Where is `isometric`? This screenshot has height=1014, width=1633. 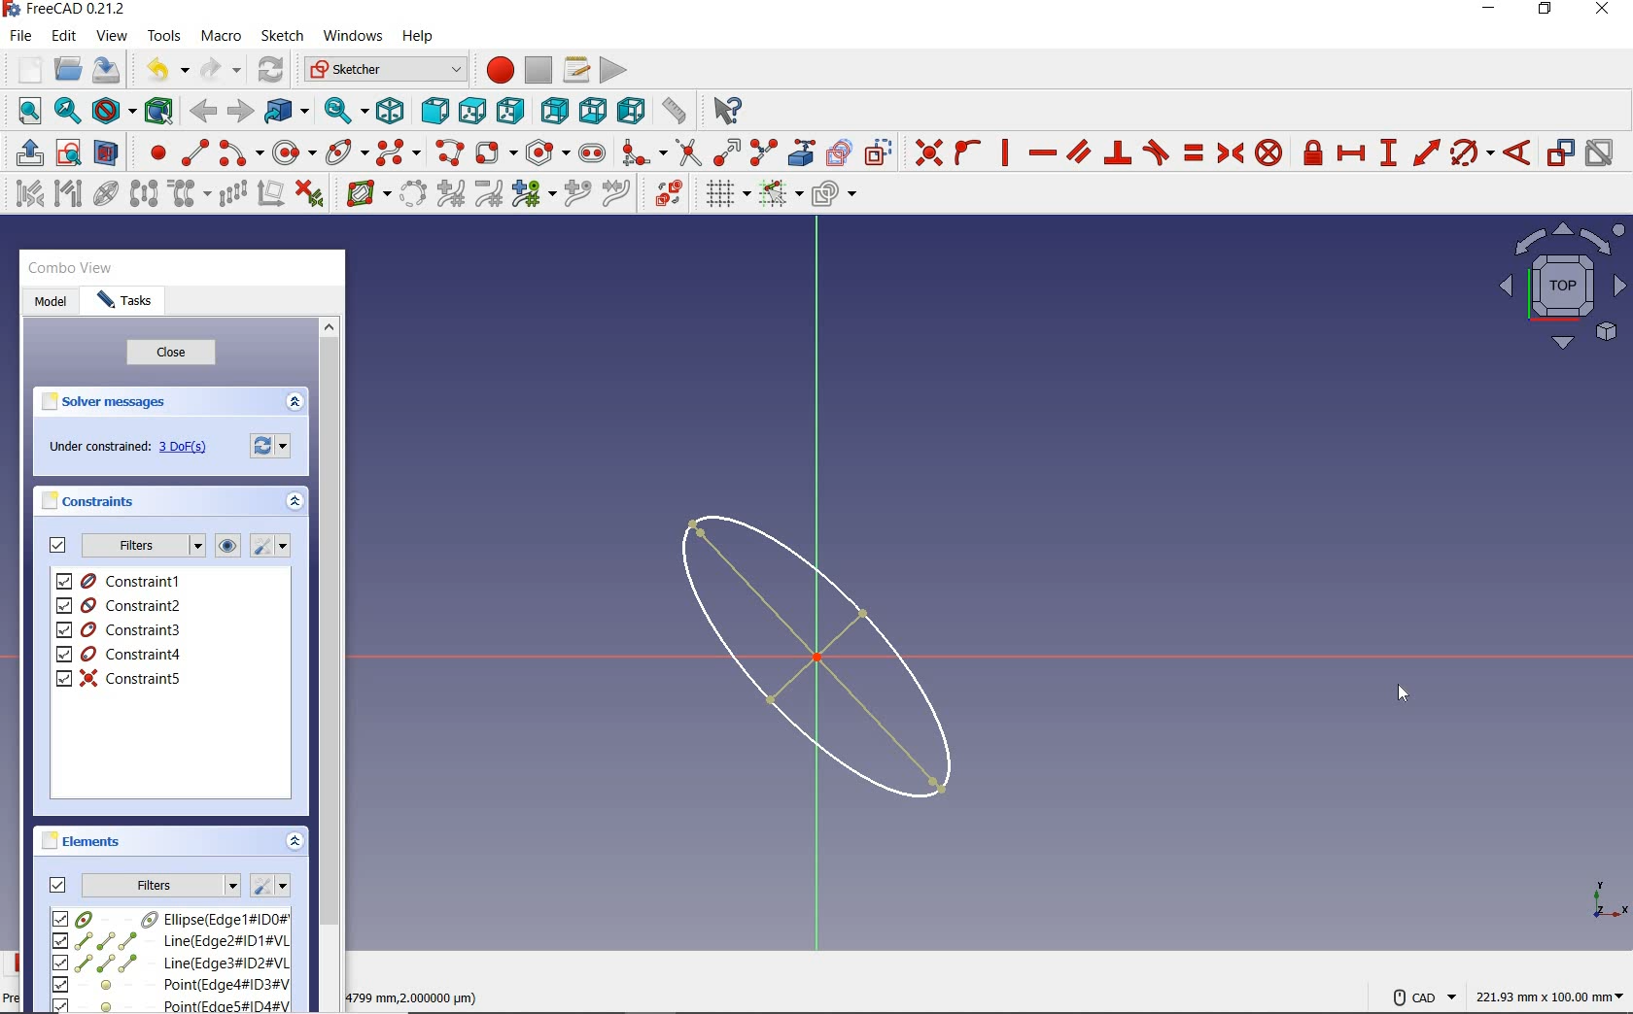
isometric is located at coordinates (390, 110).